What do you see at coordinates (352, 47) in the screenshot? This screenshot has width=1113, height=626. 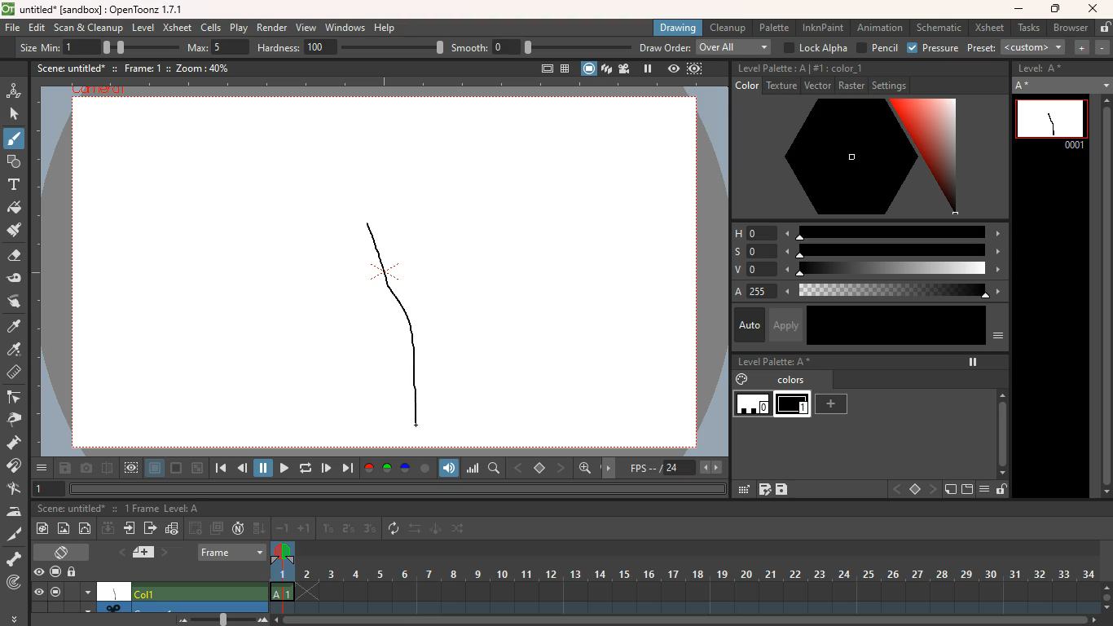 I see `hardness` at bounding box center [352, 47].